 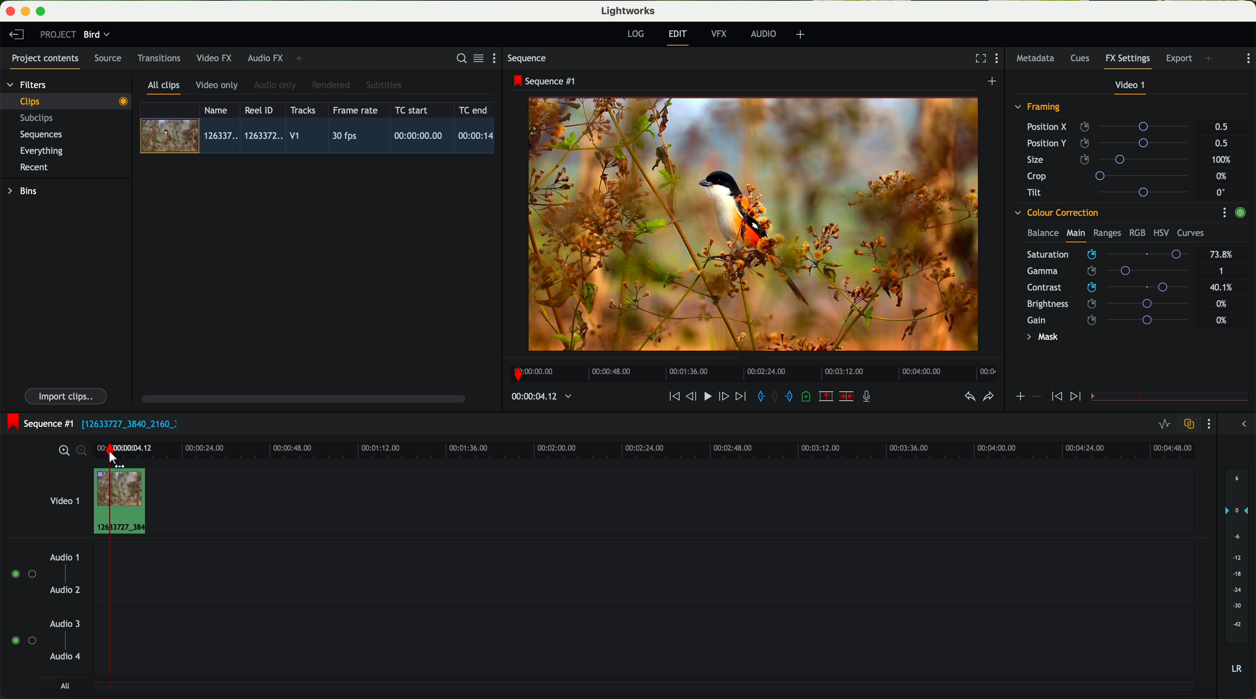 What do you see at coordinates (758, 398) in the screenshot?
I see `add 'in' mark` at bounding box center [758, 398].